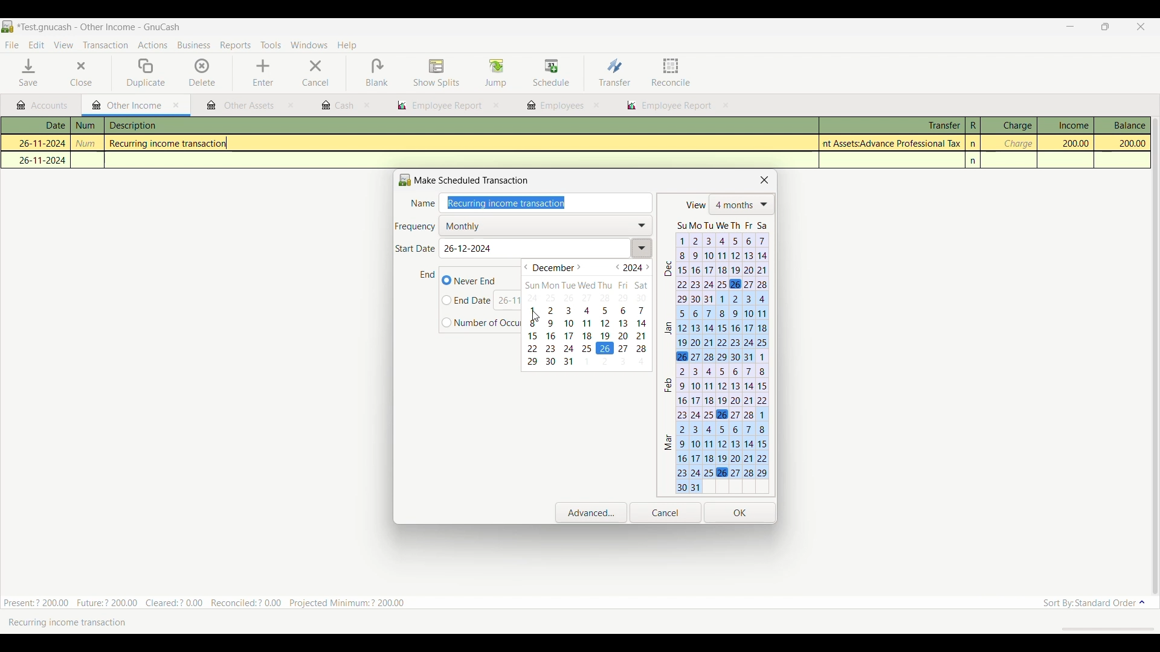 Image resolution: width=1160 pixels, height=652 pixels. I want to click on Income column, so click(1065, 125).